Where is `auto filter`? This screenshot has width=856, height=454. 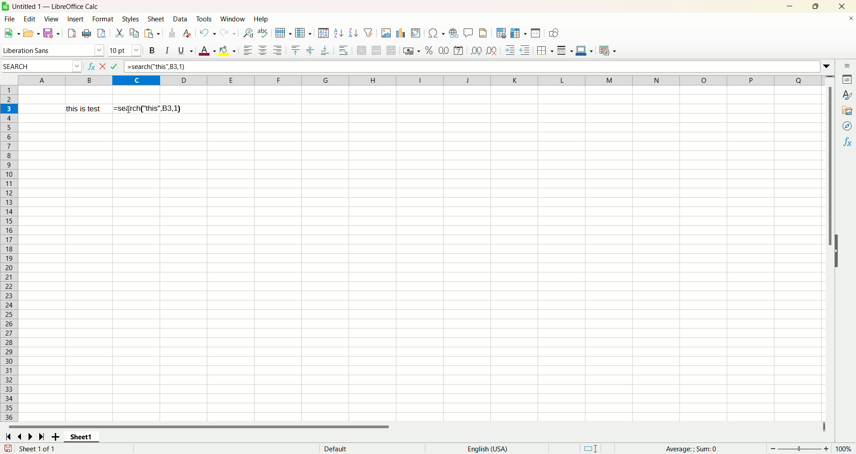 auto filter is located at coordinates (368, 32).